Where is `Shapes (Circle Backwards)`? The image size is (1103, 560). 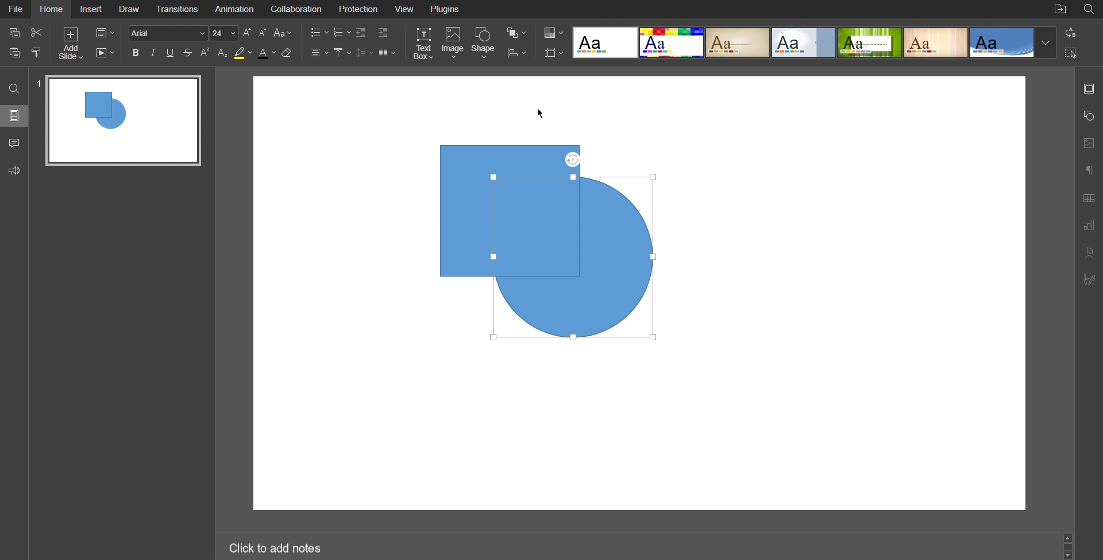 Shapes (Circle Backwards) is located at coordinates (553, 248).